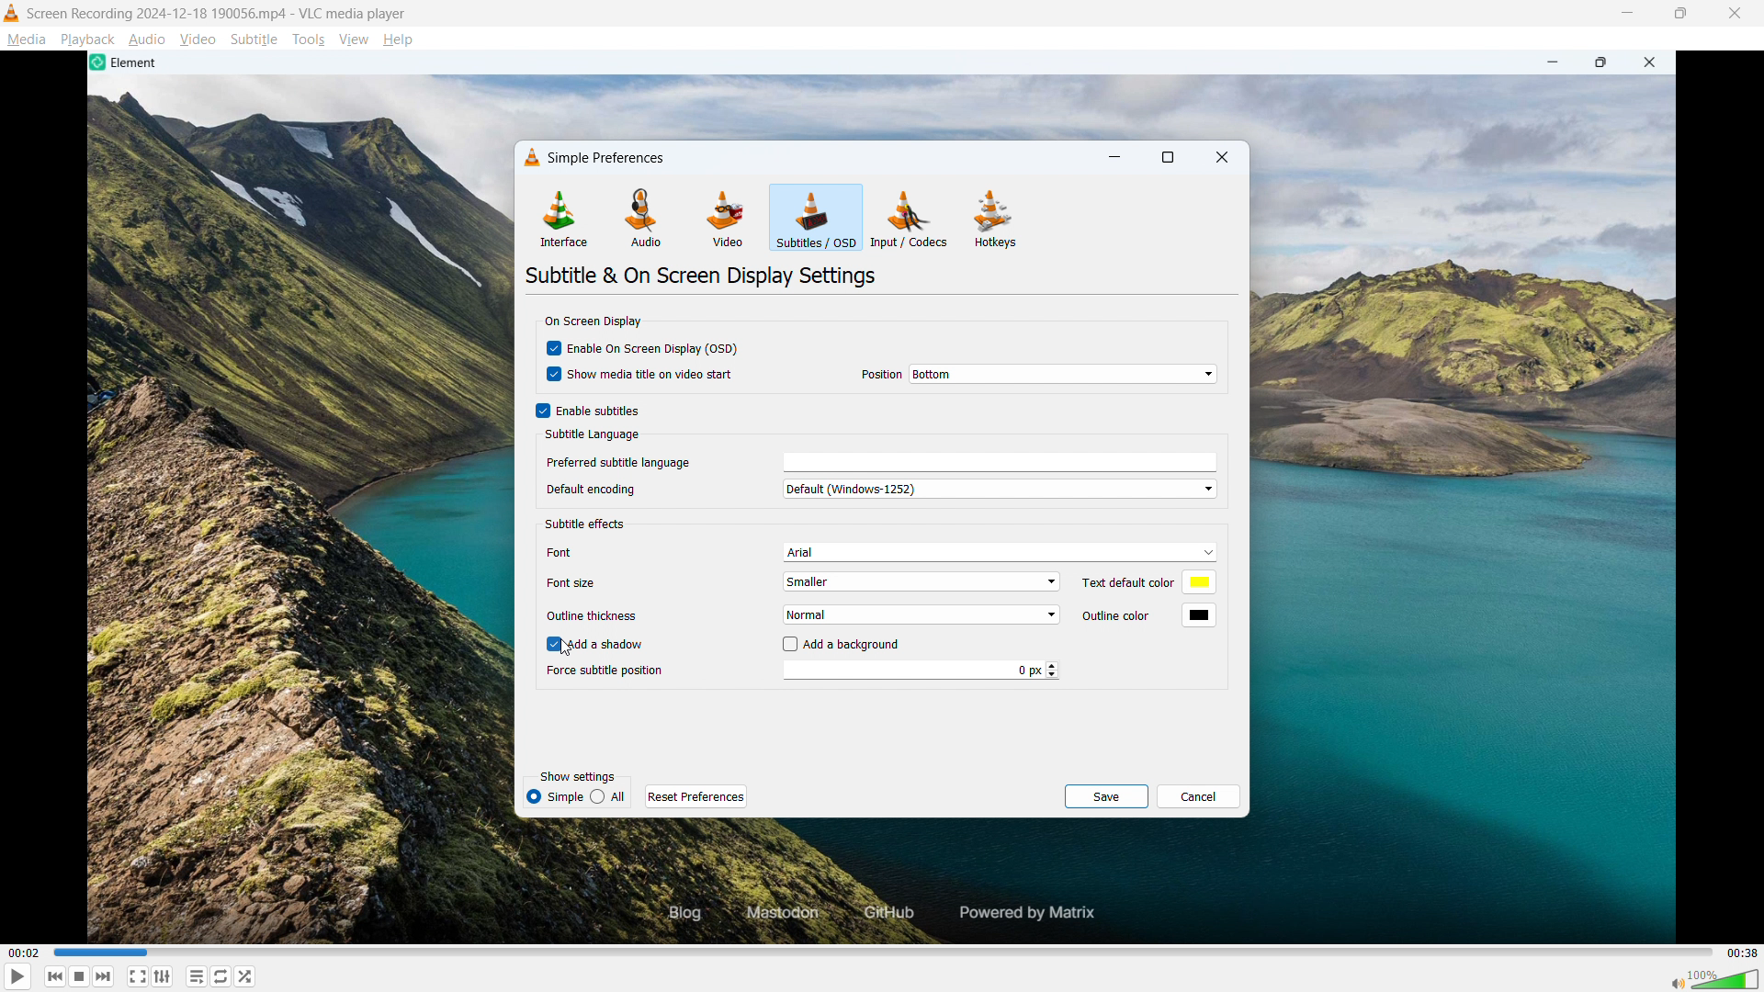 The image size is (1764, 992). I want to click on 00 : 38, so click(1740, 952).